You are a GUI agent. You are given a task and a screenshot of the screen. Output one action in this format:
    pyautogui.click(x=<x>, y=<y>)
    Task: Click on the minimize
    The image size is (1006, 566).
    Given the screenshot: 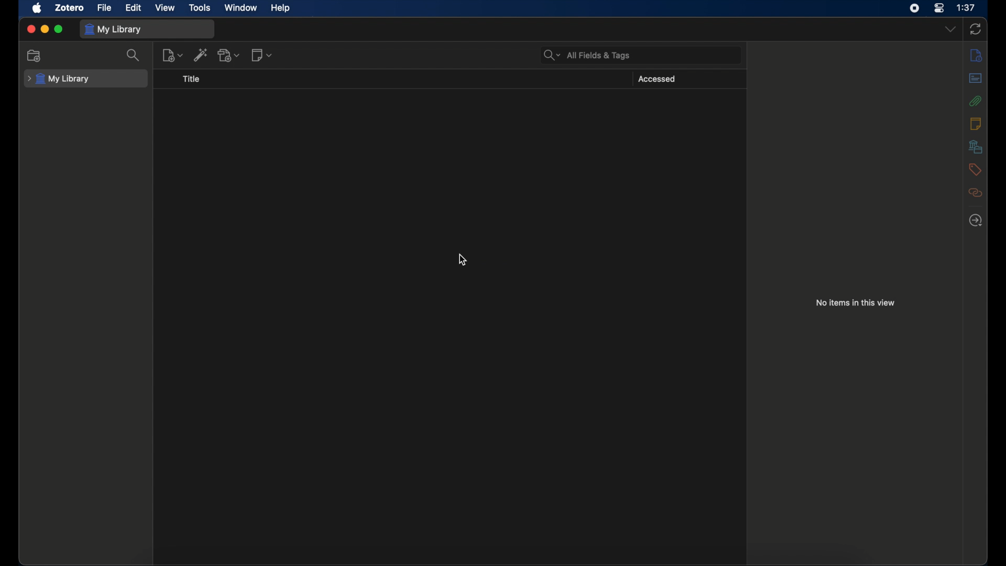 What is the action you would take?
    pyautogui.click(x=45, y=28)
    